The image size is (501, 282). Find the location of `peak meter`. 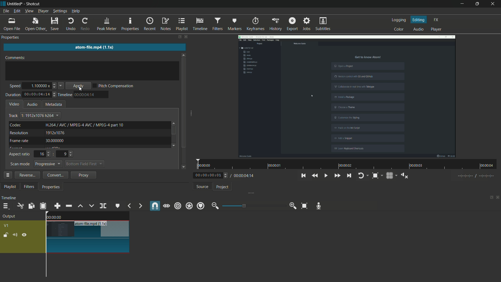

peak meter is located at coordinates (106, 24).